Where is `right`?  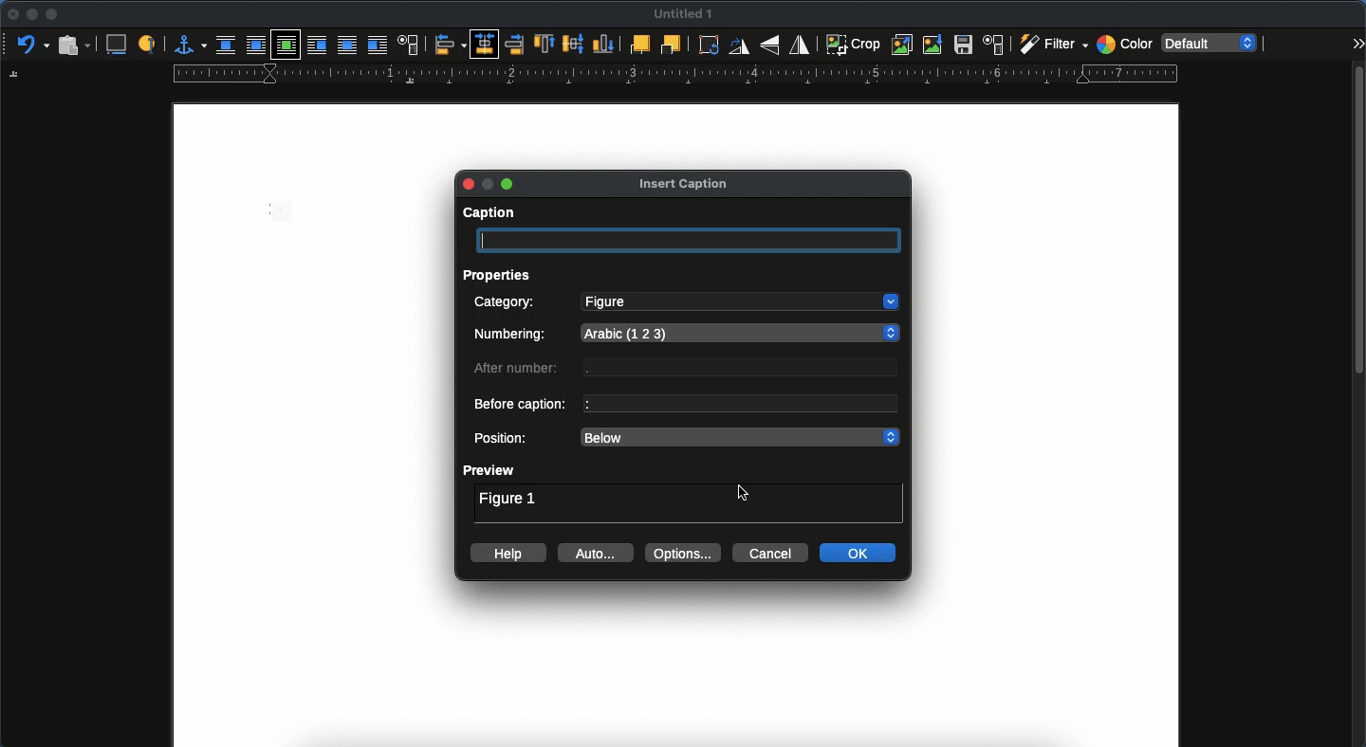
right is located at coordinates (510, 44).